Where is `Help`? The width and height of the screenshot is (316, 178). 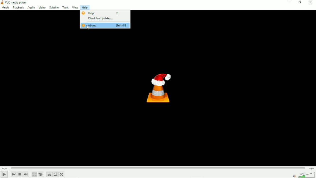
Help is located at coordinates (85, 8).